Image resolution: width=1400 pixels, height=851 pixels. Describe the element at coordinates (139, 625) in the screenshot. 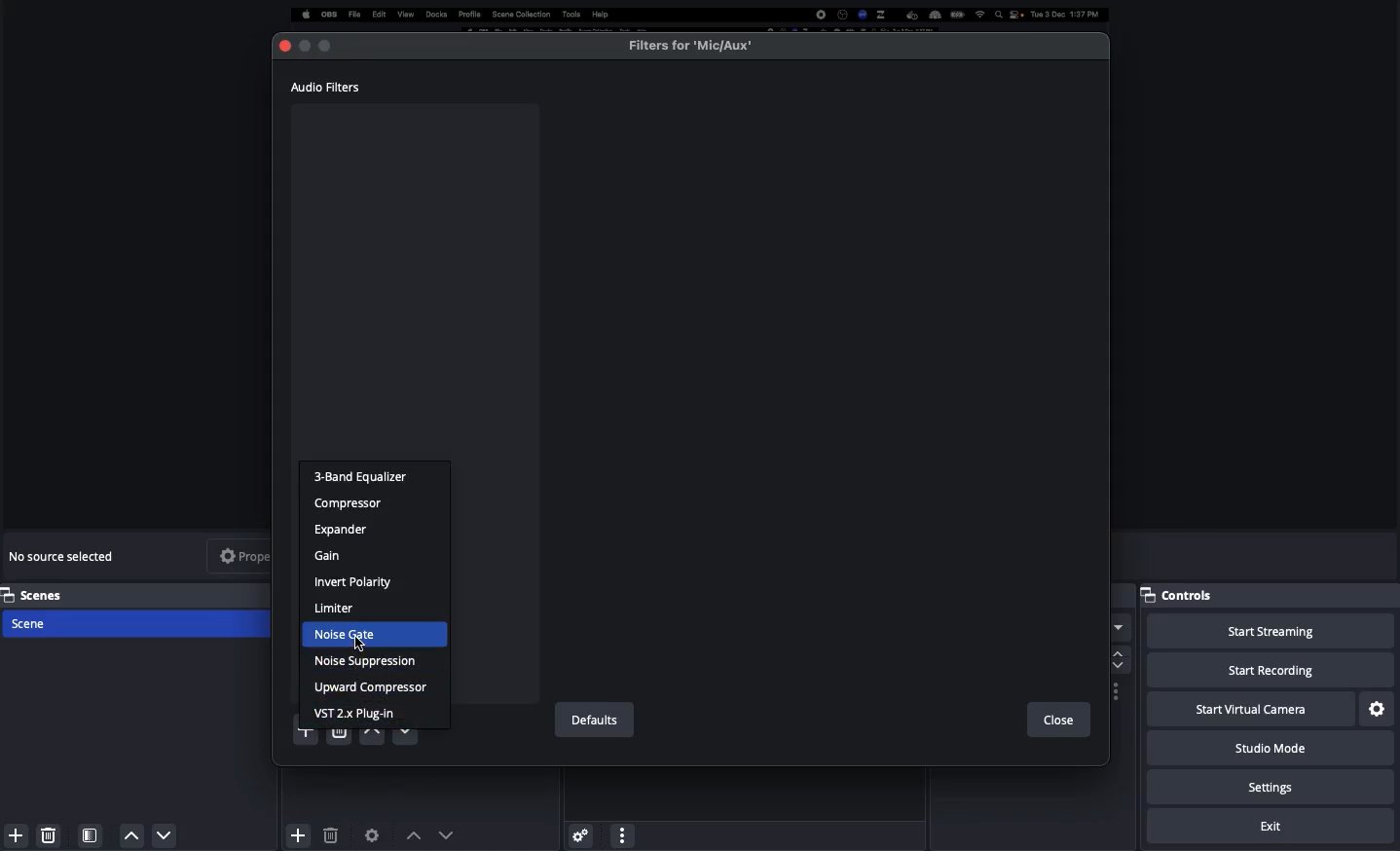

I see `Scene` at that location.